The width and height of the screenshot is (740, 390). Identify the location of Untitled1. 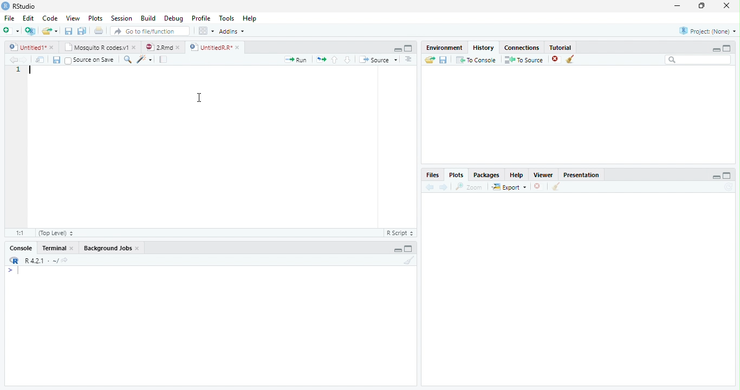
(25, 47).